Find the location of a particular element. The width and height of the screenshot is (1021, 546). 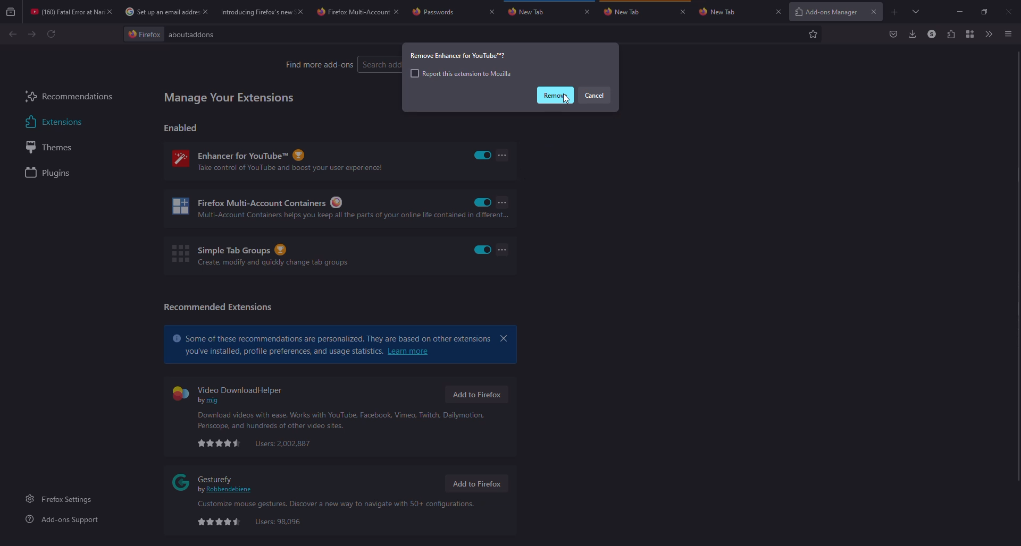

Star rating is located at coordinates (220, 443).